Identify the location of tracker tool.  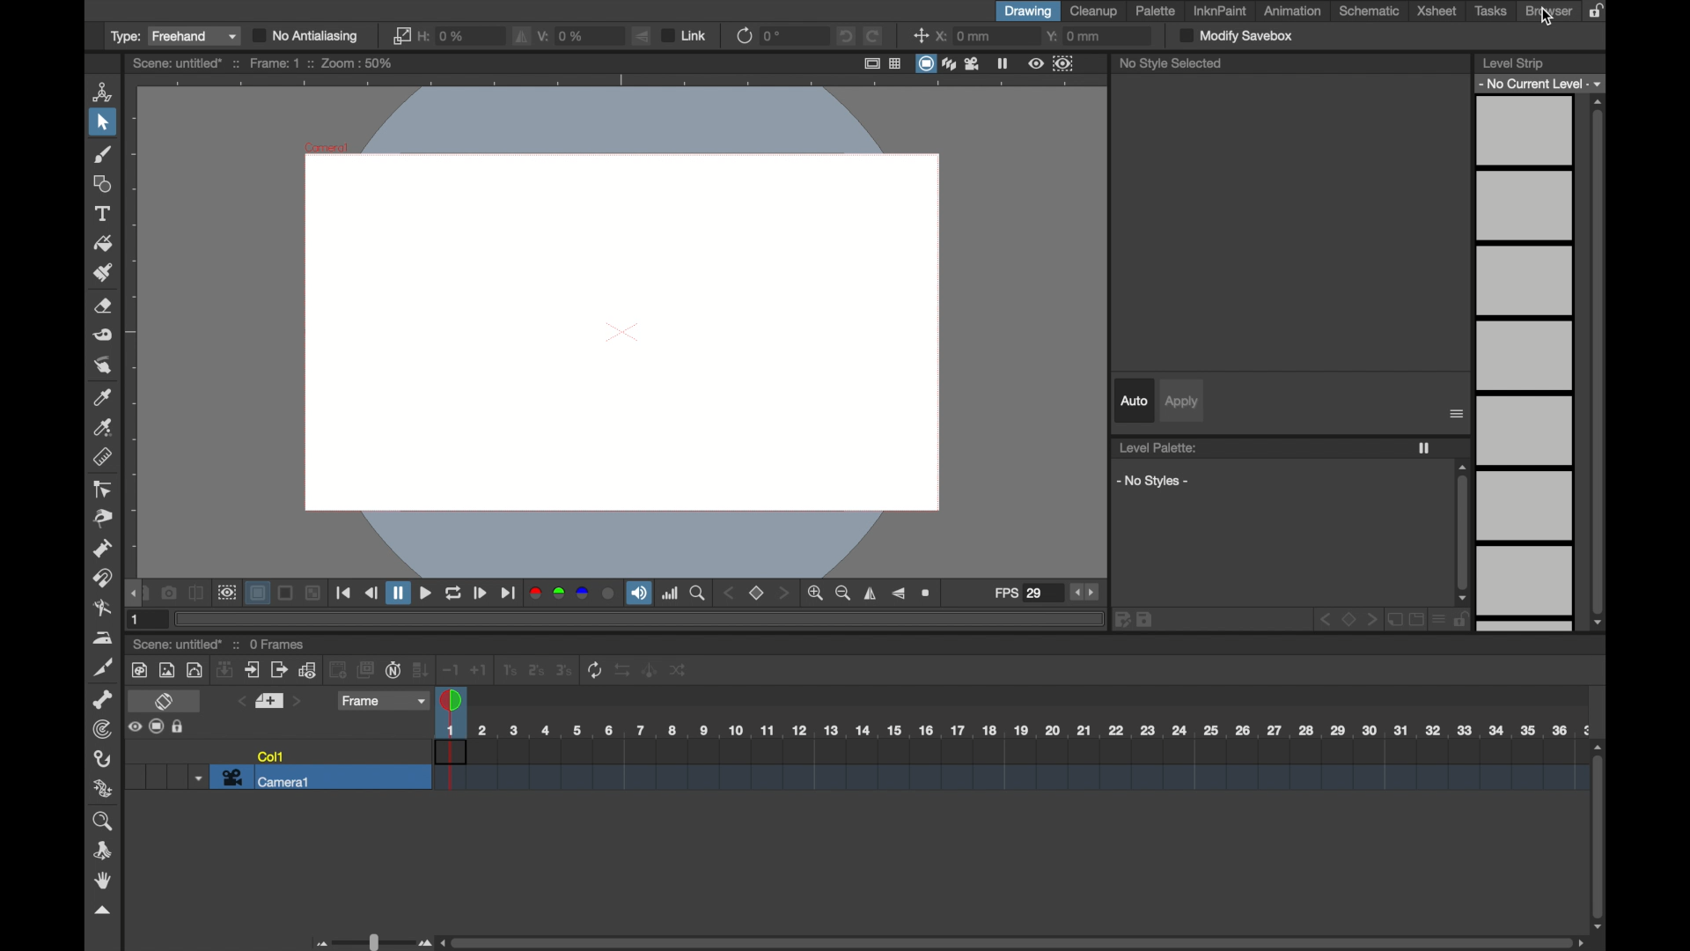
(103, 729).